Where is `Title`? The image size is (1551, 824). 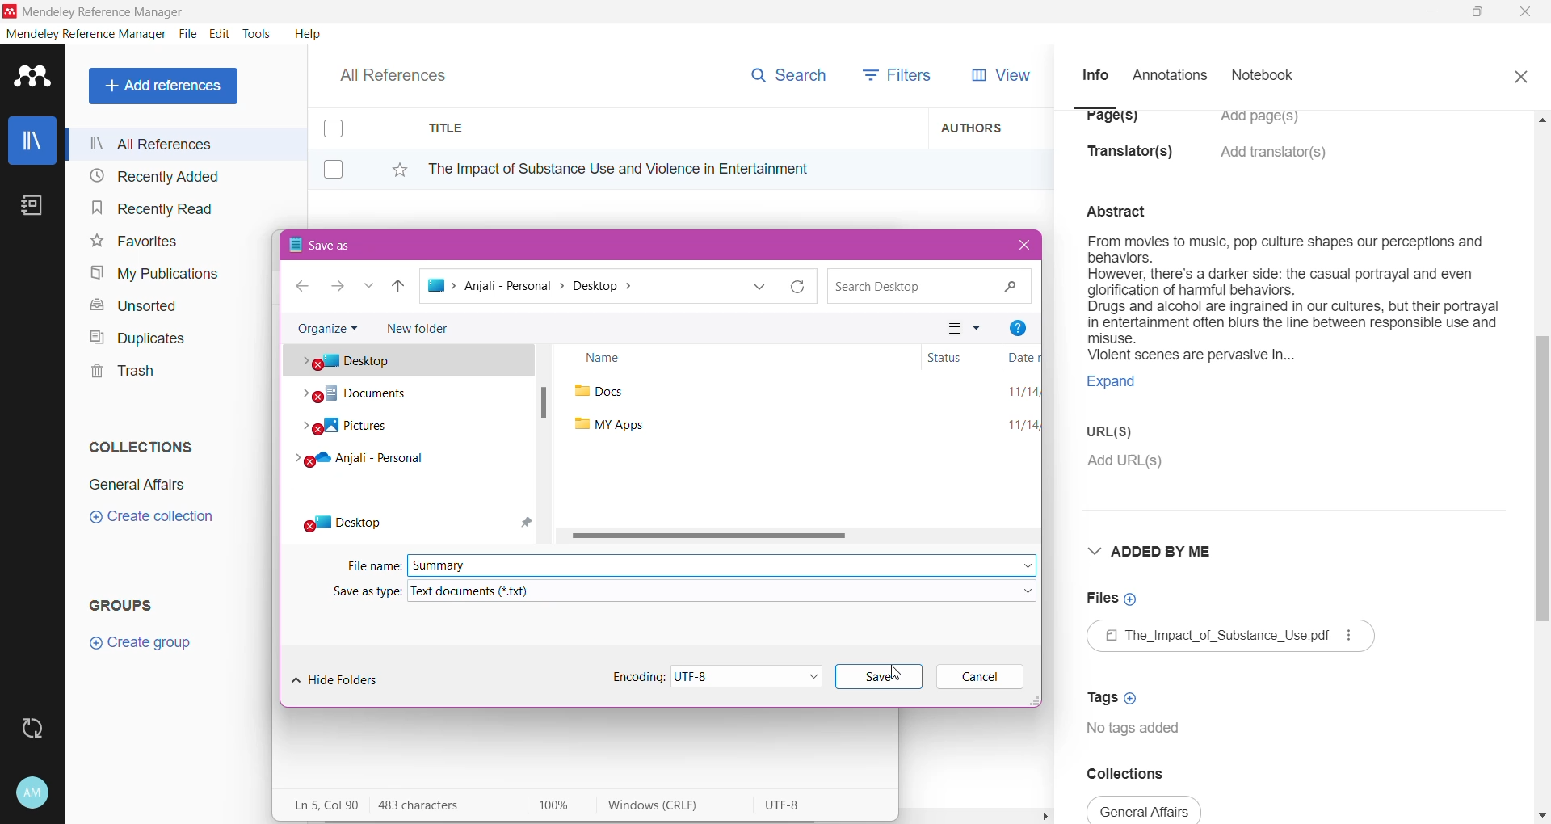 Title is located at coordinates (670, 128).